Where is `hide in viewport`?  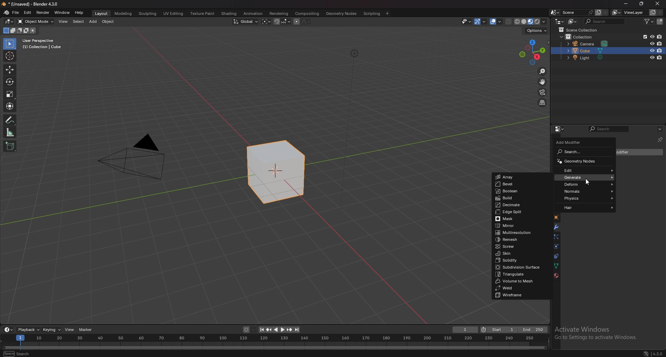 hide in viewport is located at coordinates (652, 43).